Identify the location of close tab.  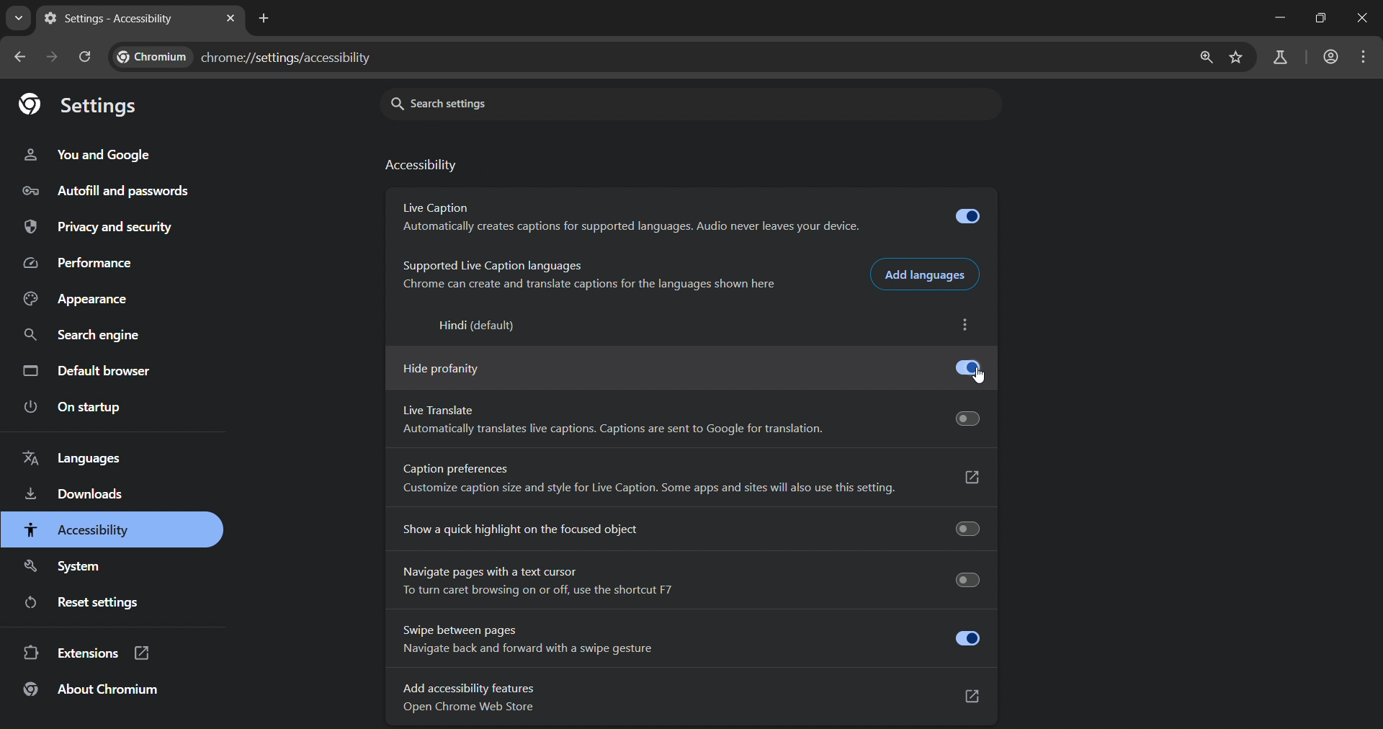
(230, 19).